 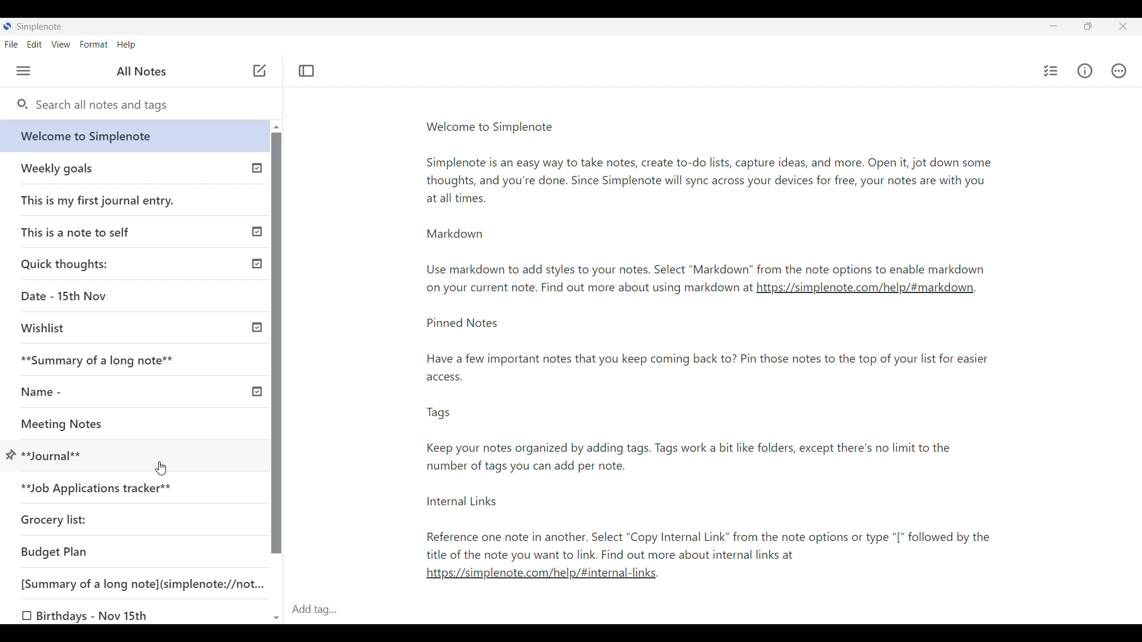 What do you see at coordinates (99, 200) in the screenshot?
I see `This is my first journal entry.` at bounding box center [99, 200].